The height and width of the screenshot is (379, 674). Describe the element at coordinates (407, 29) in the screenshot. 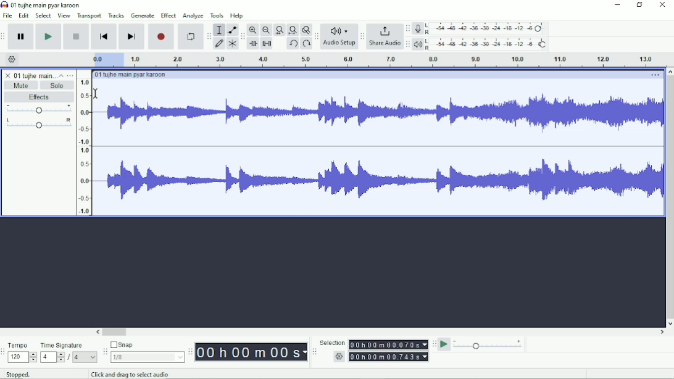

I see `Audacity recording meter toolbar` at that location.